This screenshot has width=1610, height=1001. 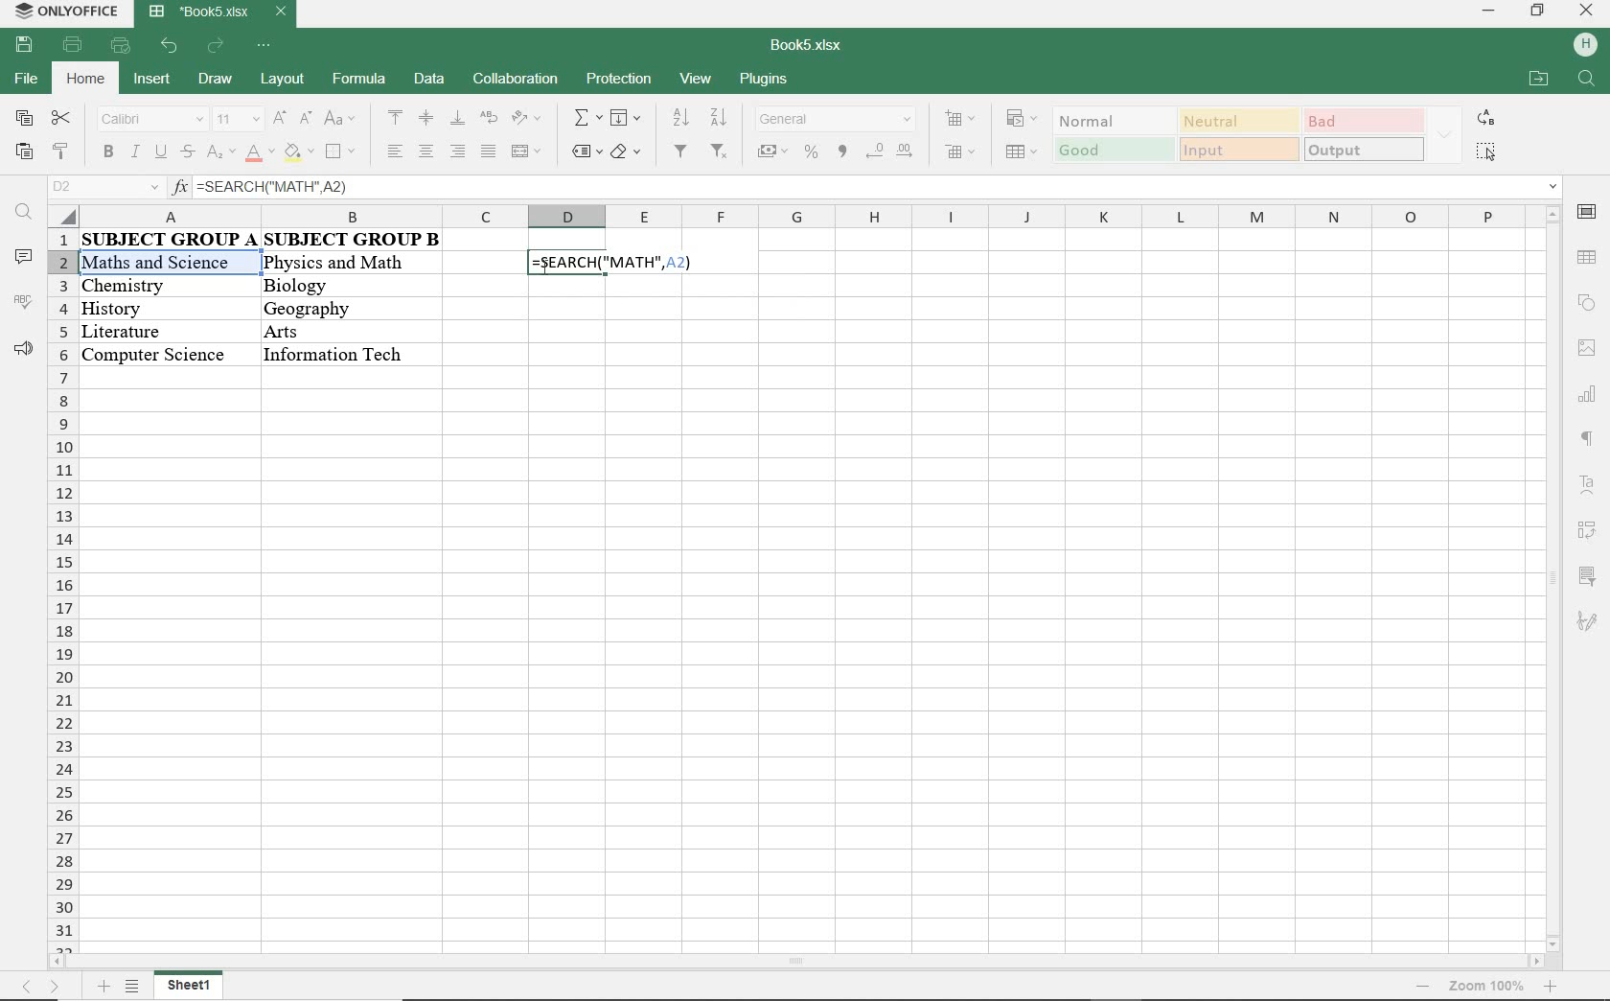 I want to click on collaboration, so click(x=514, y=81).